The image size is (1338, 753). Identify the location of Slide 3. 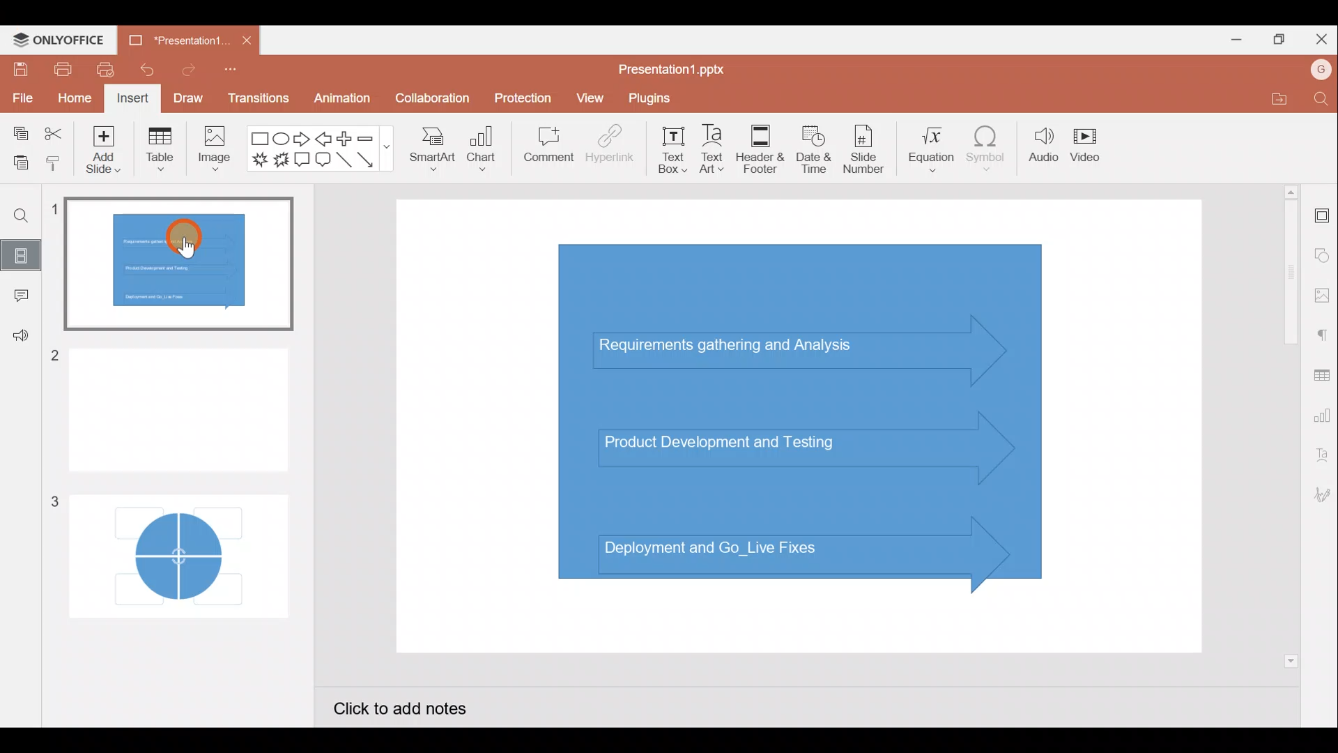
(172, 549).